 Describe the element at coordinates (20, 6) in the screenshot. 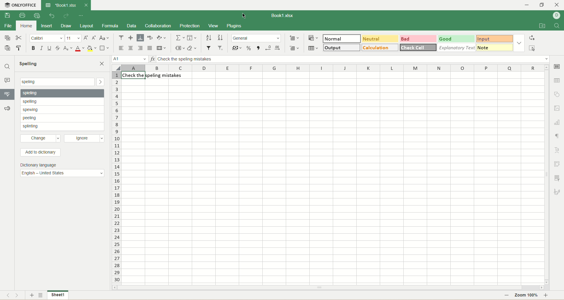

I see `onlyoffice` at that location.